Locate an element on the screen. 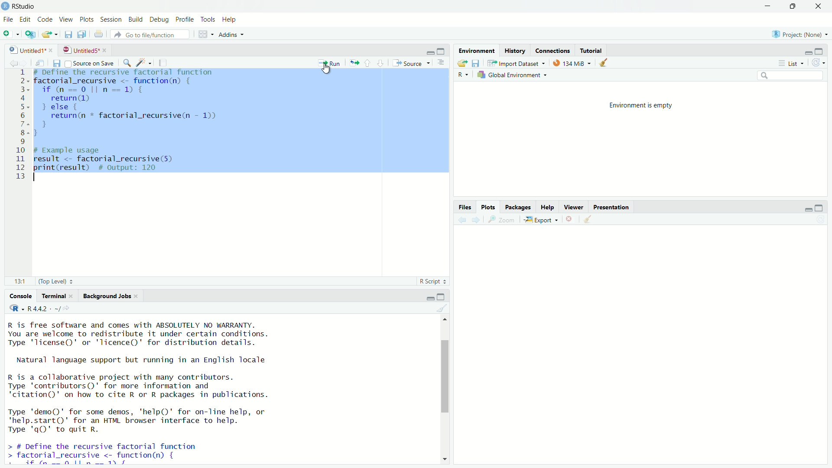  Plots is located at coordinates (490, 206).